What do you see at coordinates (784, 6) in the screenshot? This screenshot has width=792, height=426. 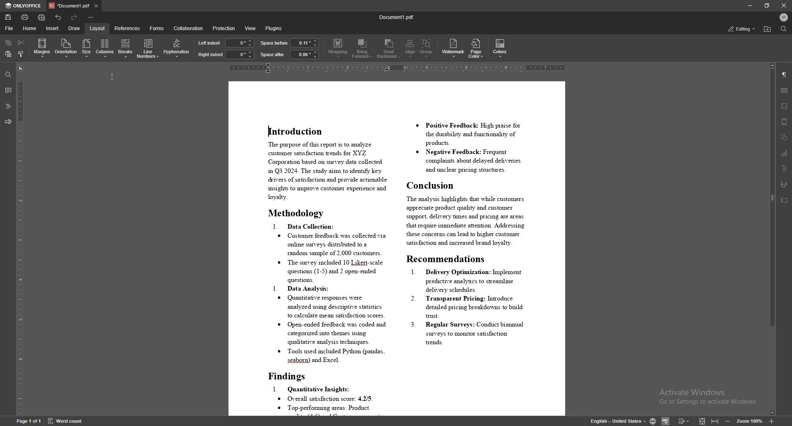 I see `close` at bounding box center [784, 6].